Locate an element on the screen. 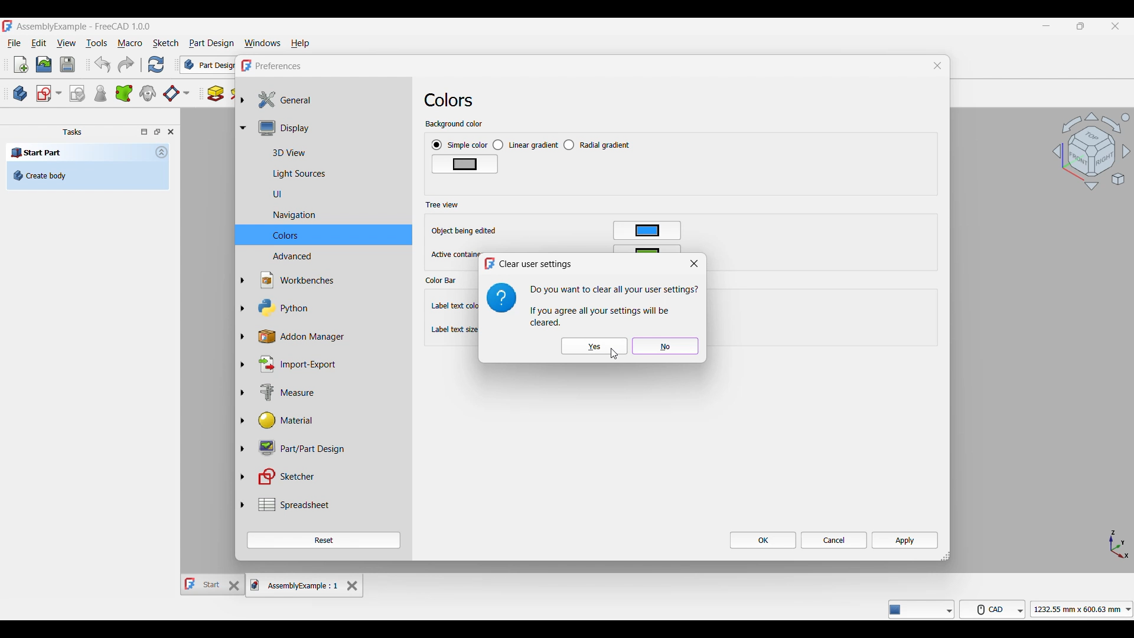  Label text size is located at coordinates (453, 330).